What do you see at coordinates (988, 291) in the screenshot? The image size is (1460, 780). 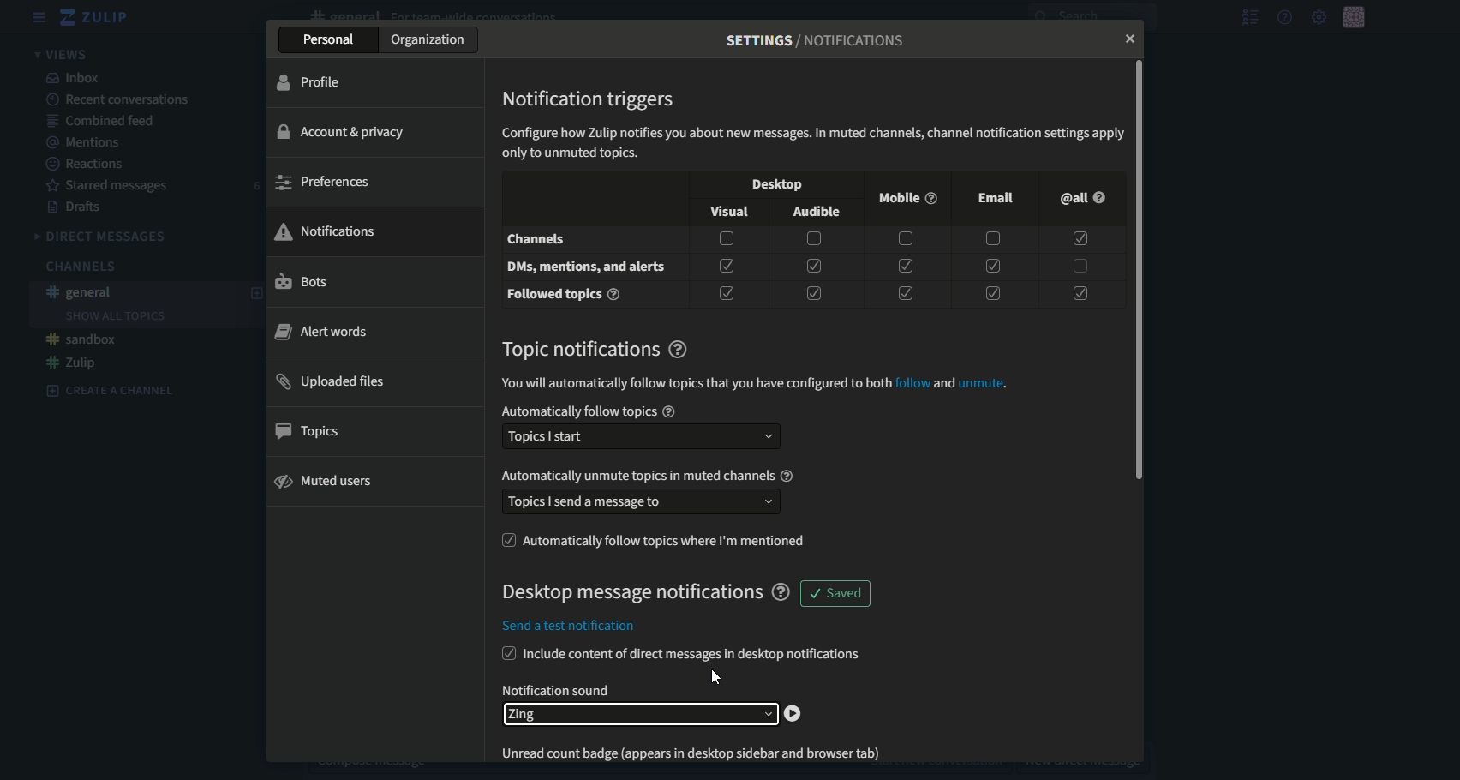 I see `checkbox` at bounding box center [988, 291].